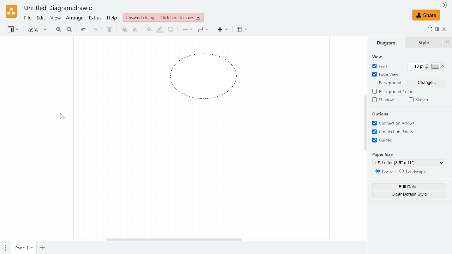  I want to click on Zoom, so click(36, 30).